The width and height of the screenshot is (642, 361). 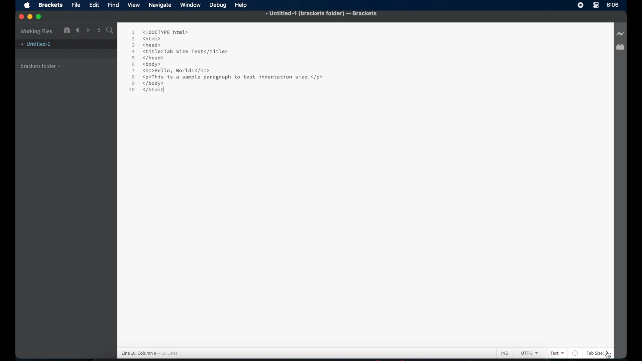 I want to click on 2 <html>, so click(x=146, y=38).